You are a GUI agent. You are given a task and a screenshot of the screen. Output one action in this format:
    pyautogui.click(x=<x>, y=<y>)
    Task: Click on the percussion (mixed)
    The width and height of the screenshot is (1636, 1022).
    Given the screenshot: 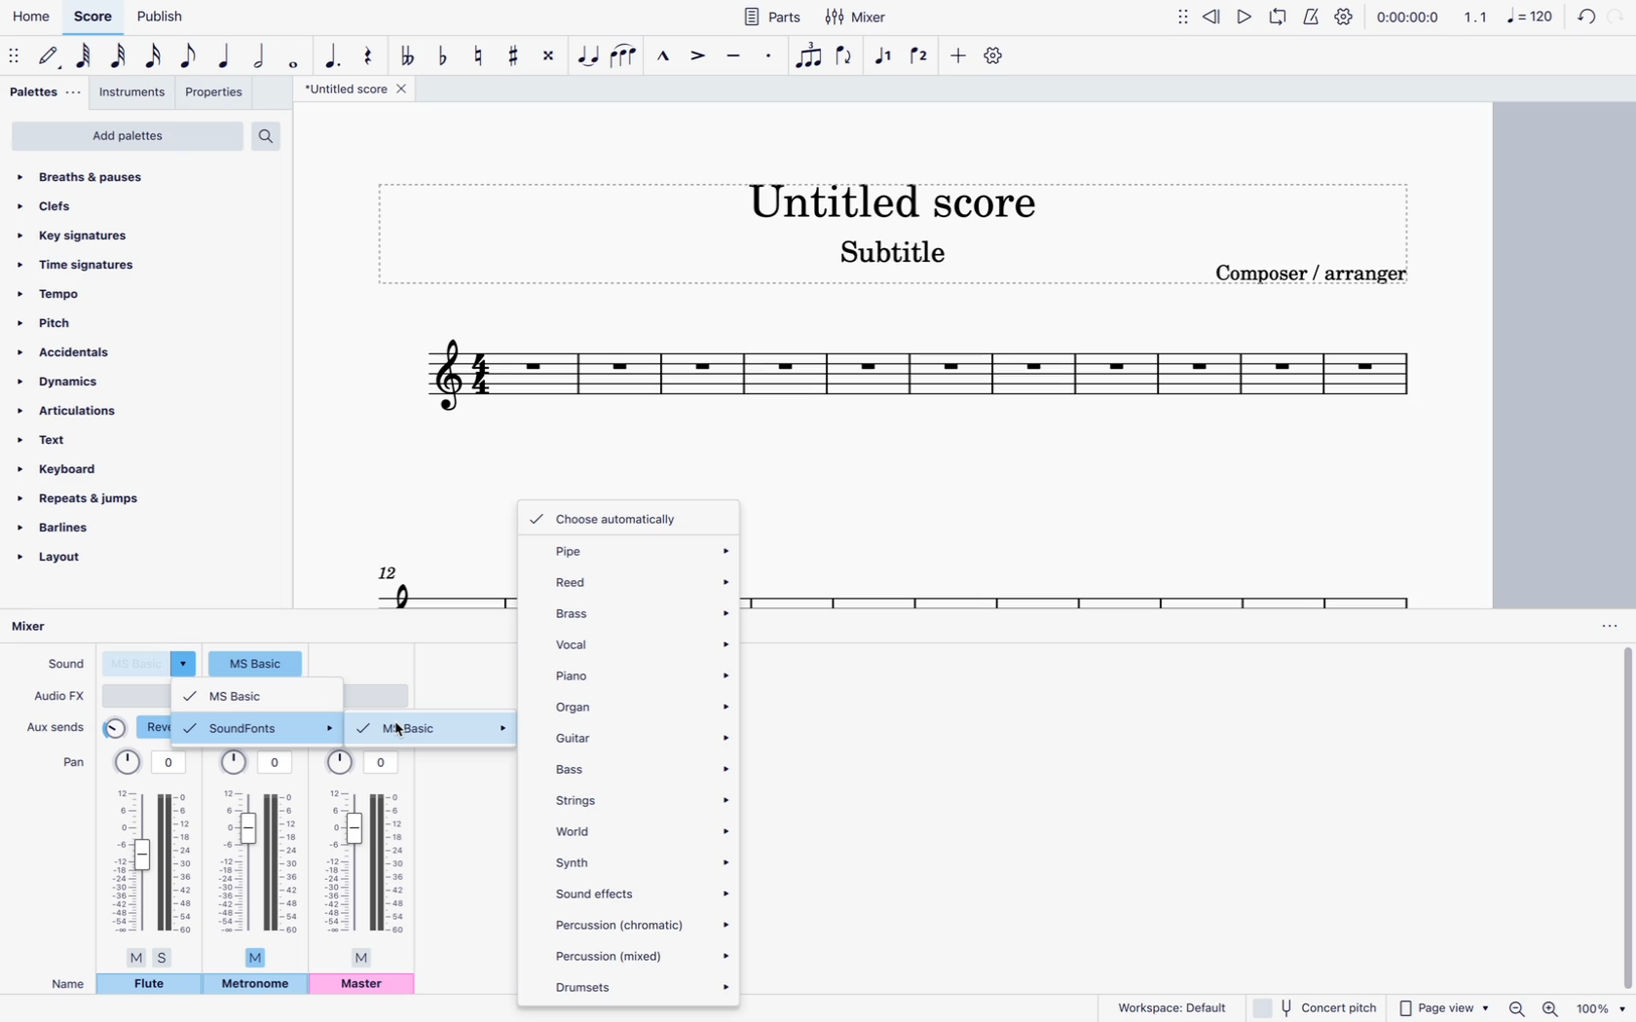 What is the action you would take?
    pyautogui.click(x=643, y=955)
    